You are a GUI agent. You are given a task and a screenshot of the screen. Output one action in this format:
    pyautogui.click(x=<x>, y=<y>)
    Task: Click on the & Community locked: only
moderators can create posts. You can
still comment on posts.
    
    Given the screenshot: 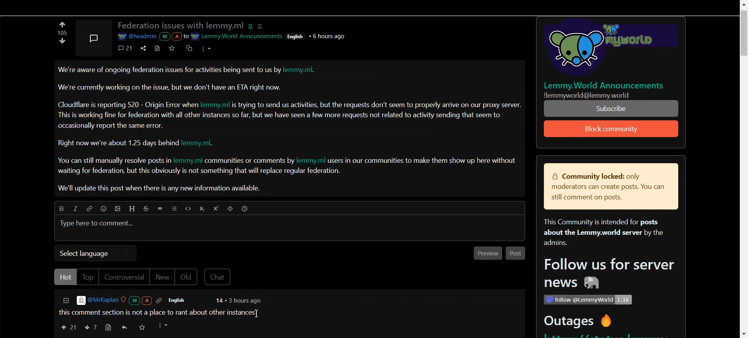 What is the action you would take?
    pyautogui.click(x=605, y=187)
    